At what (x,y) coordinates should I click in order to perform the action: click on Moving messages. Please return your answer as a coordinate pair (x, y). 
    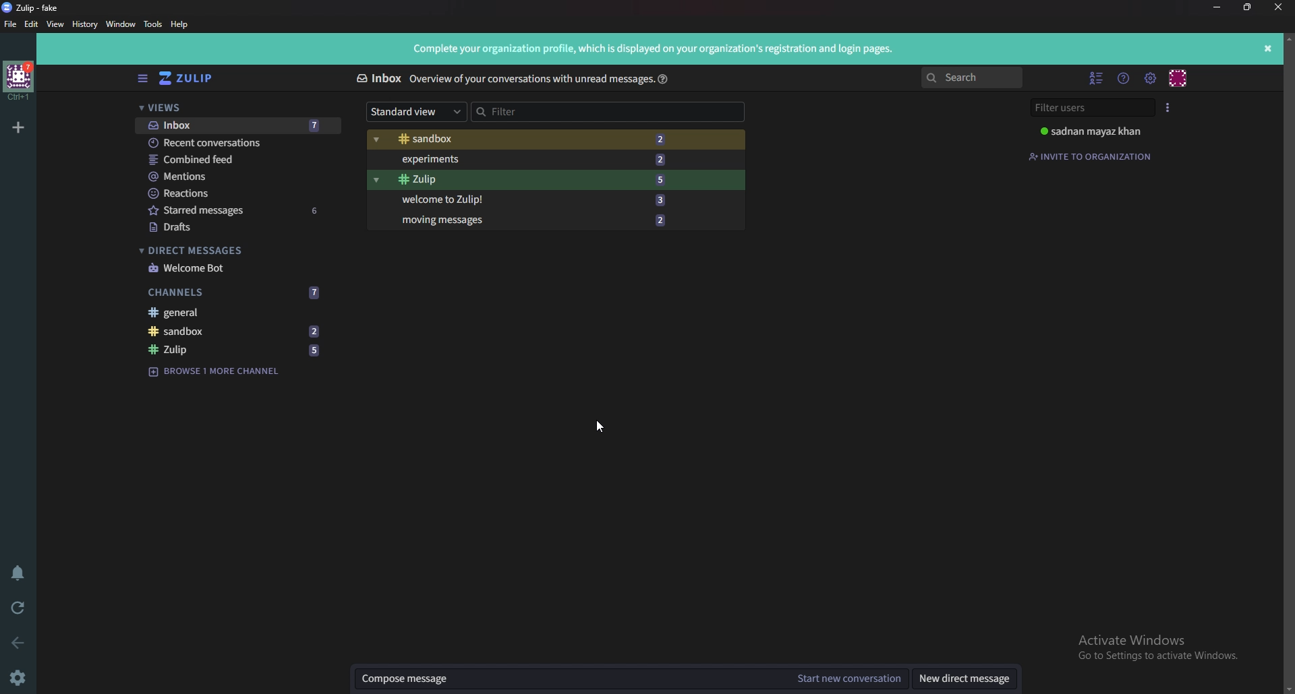
    Looking at the image, I should click on (538, 220).